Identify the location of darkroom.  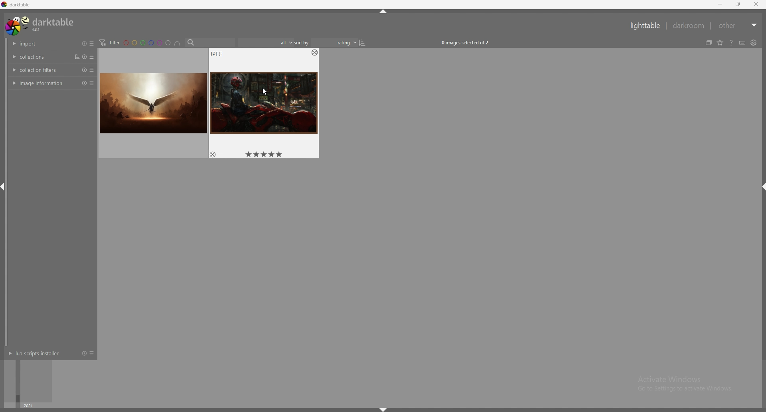
(688, 26).